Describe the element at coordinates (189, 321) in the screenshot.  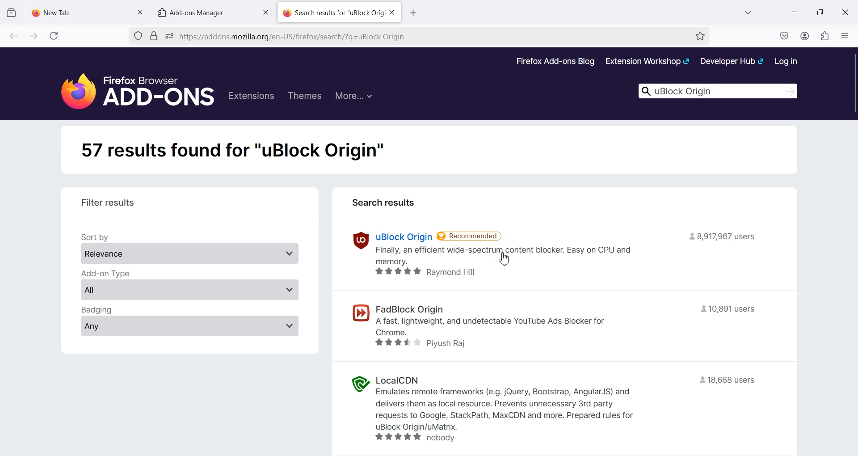
I see `Badging - Any` at that location.